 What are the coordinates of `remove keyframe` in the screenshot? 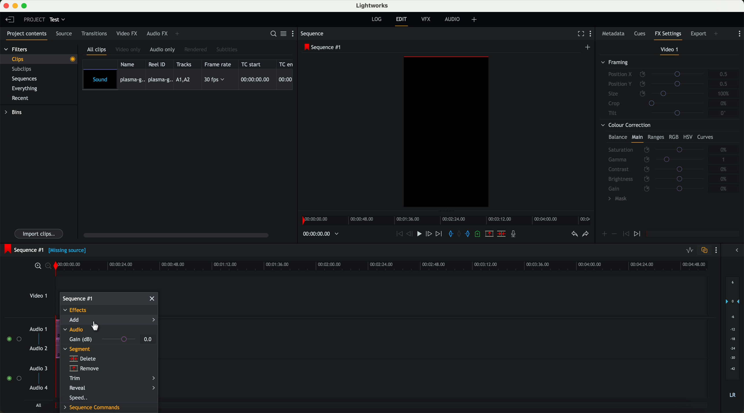 It's located at (615, 234).